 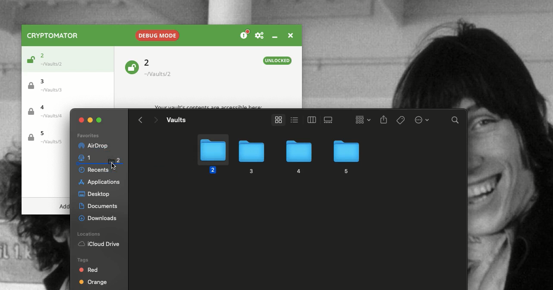 What do you see at coordinates (346, 156) in the screenshot?
I see `5` at bounding box center [346, 156].